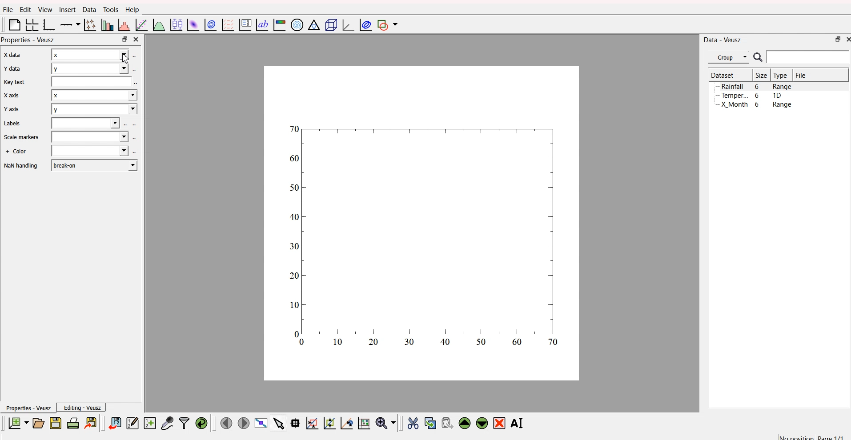 This screenshot has width=851, height=440. I want to click on field, so click(92, 137).